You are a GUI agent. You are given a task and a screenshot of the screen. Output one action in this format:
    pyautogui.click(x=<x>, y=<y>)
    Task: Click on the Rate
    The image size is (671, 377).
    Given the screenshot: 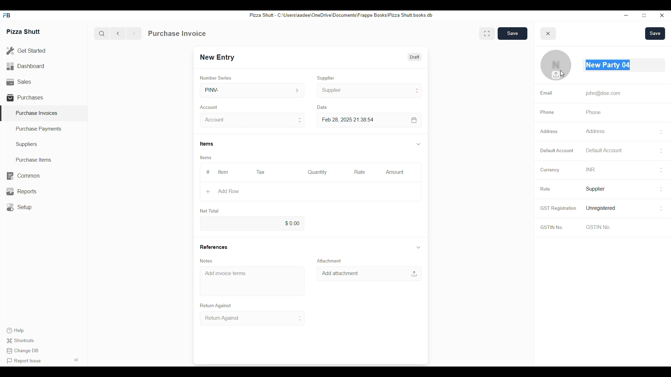 What is the action you would take?
    pyautogui.click(x=360, y=172)
    